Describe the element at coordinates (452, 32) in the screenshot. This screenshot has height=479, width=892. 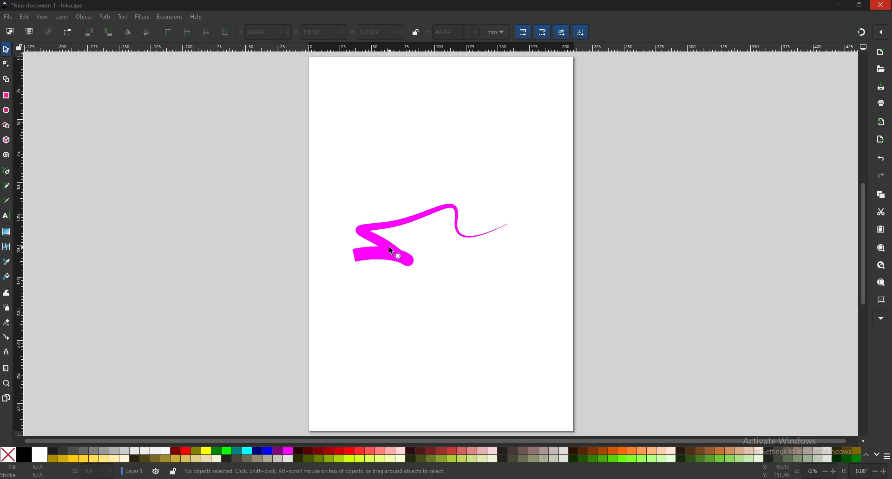
I see `height` at that location.